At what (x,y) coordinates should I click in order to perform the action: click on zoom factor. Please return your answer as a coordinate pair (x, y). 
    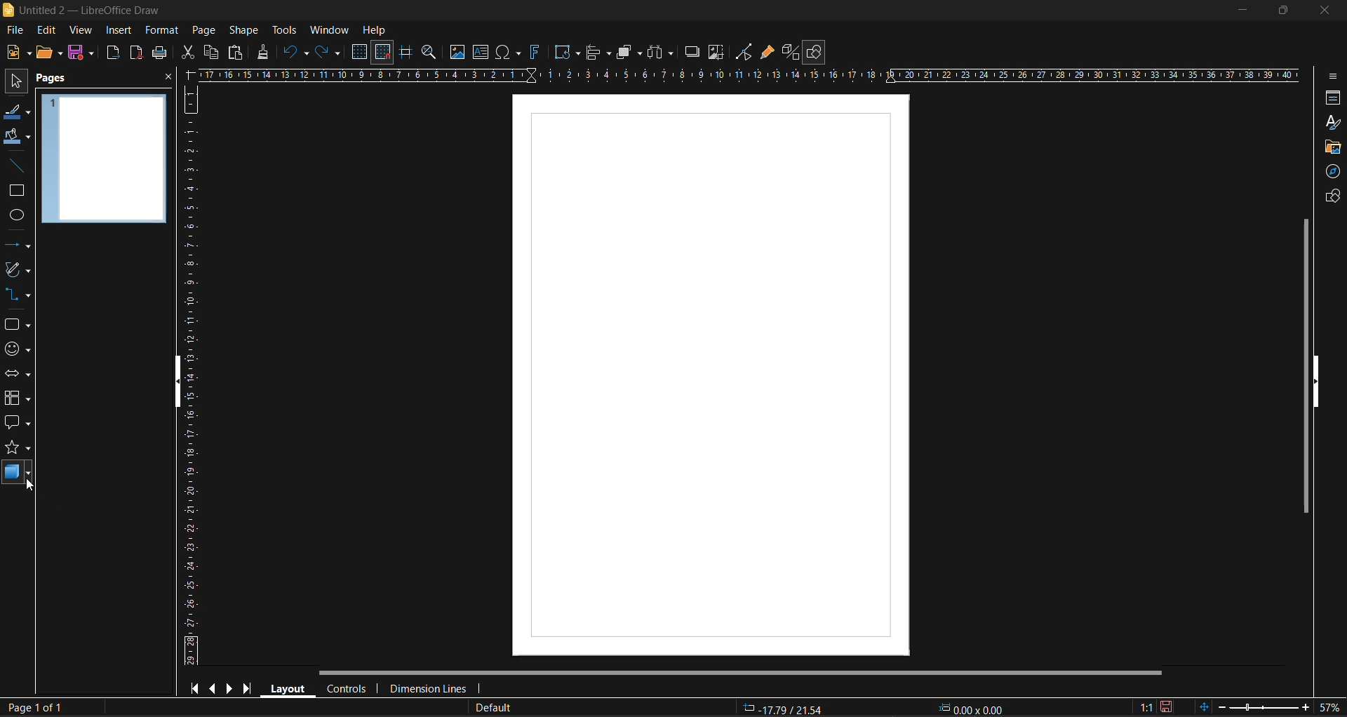
    Looking at the image, I should click on (1331, 706).